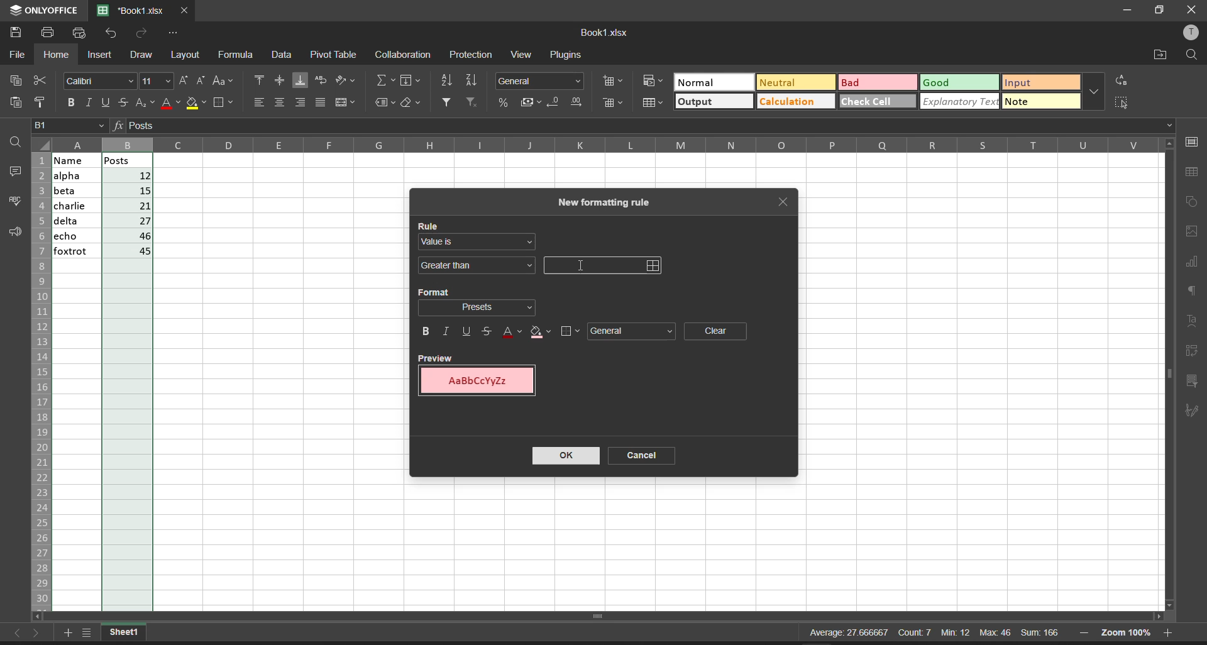 The image size is (1207, 645). What do you see at coordinates (46, 145) in the screenshot?
I see `select all` at bounding box center [46, 145].